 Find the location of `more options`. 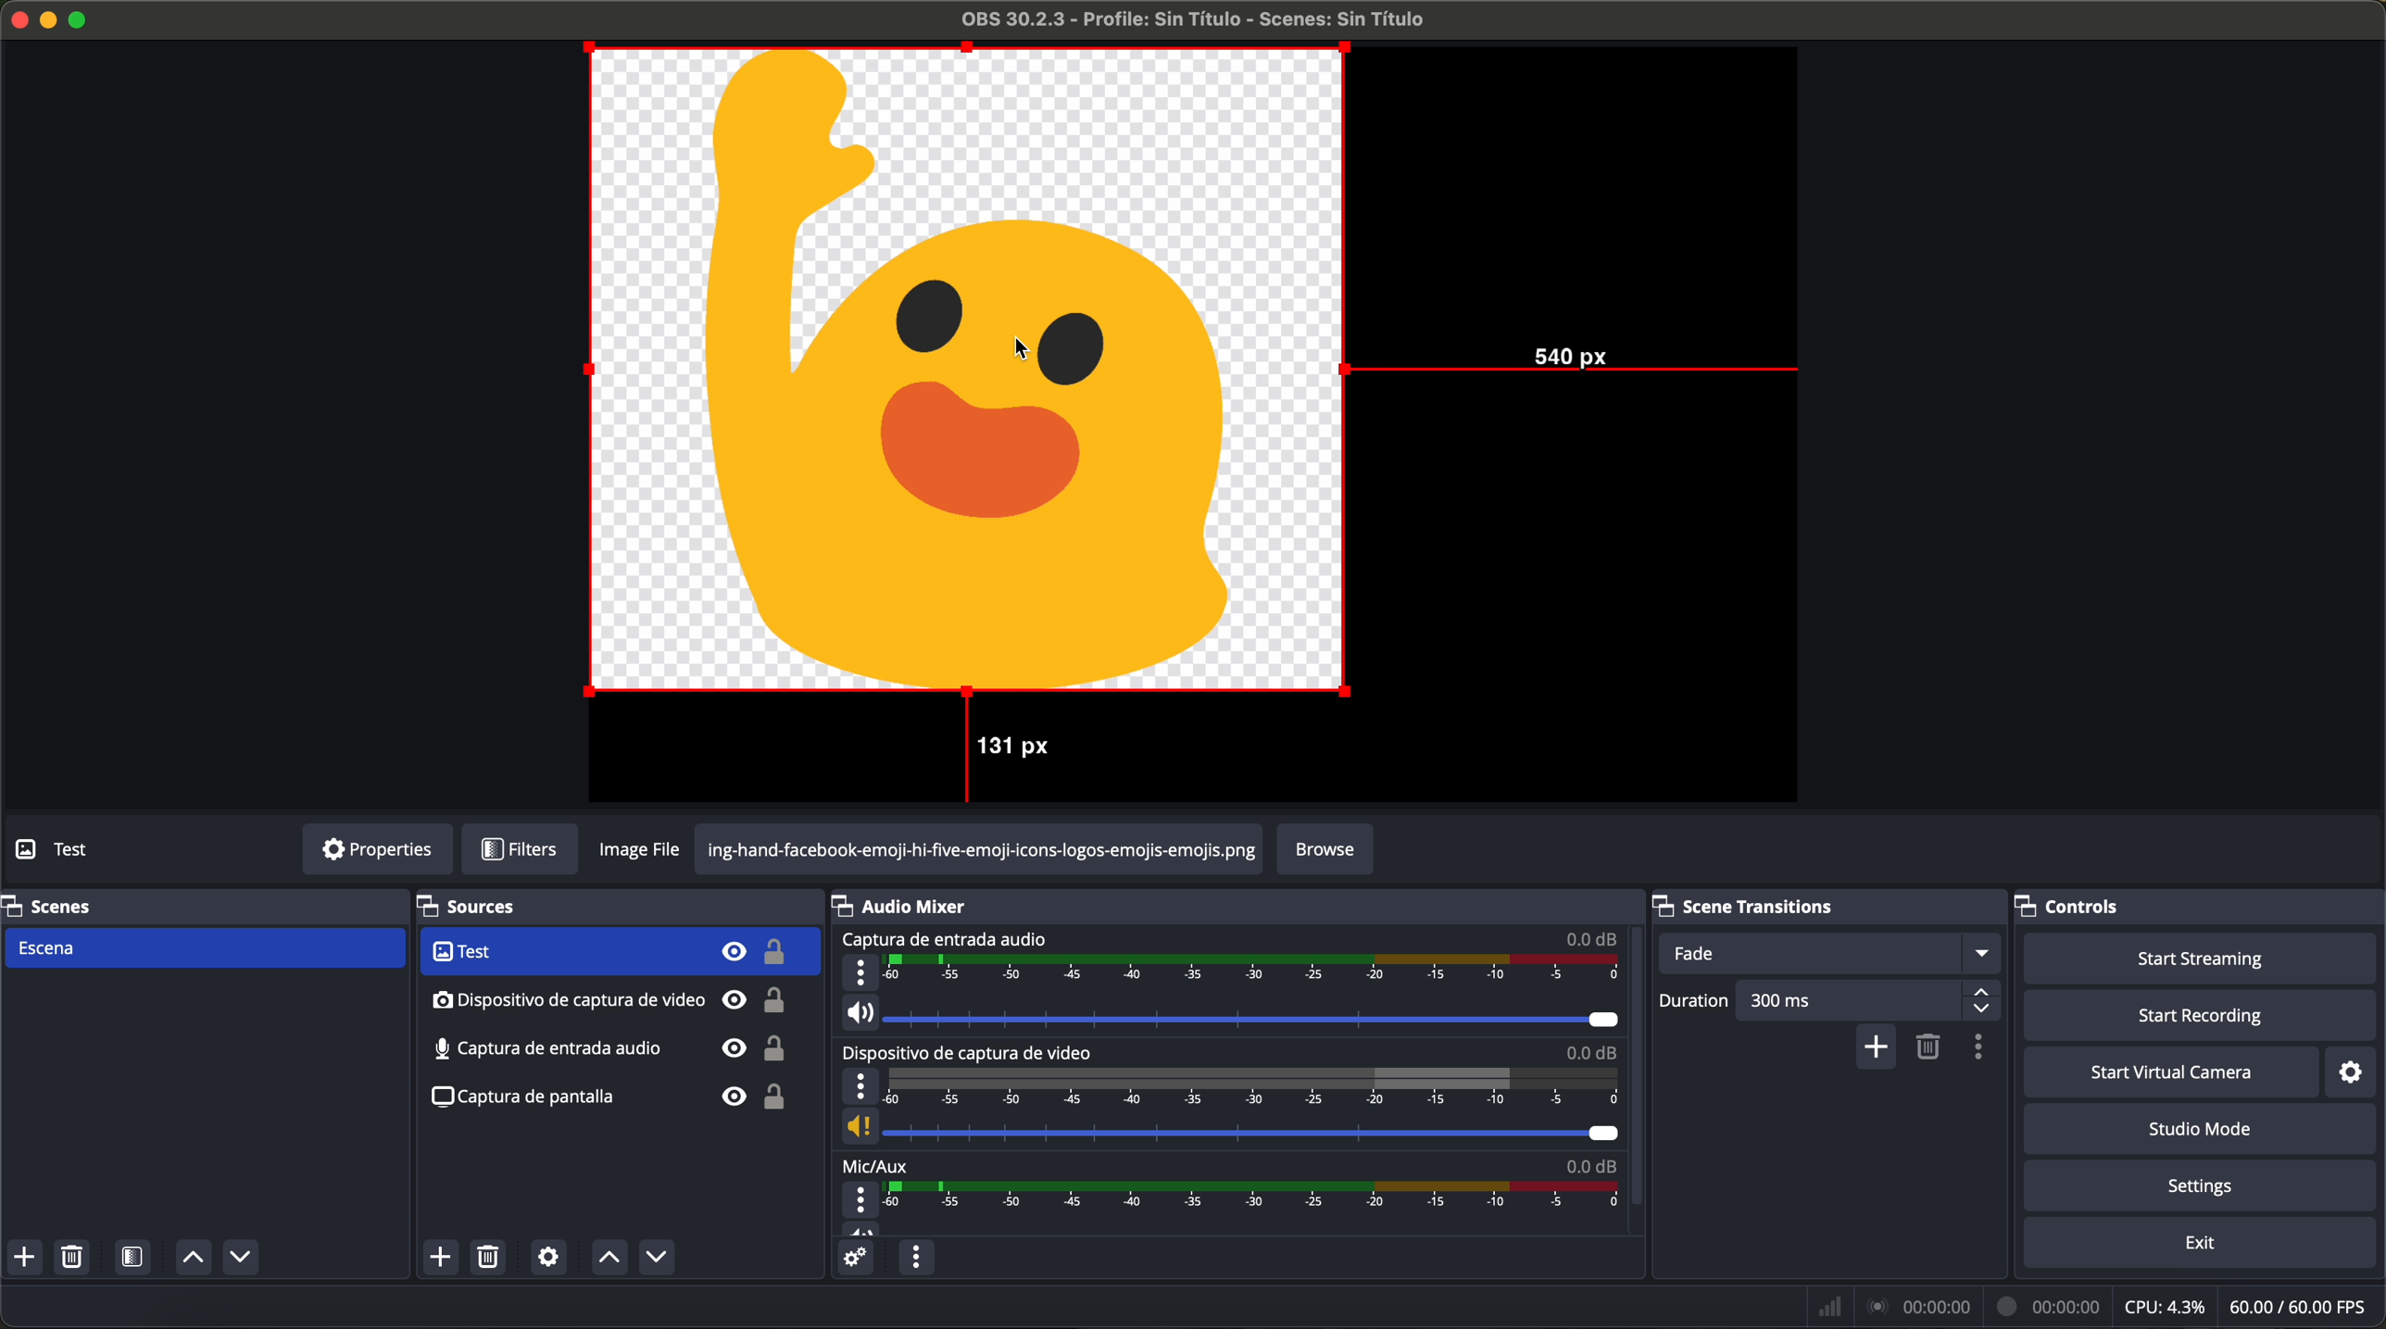

more options is located at coordinates (862, 1200).